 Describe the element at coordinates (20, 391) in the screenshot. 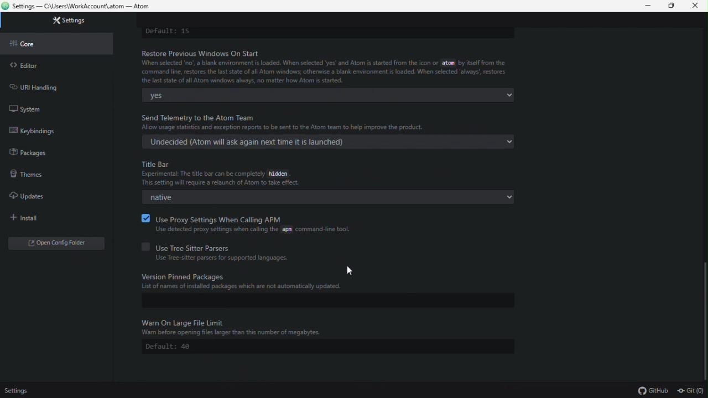

I see `Settings` at that location.